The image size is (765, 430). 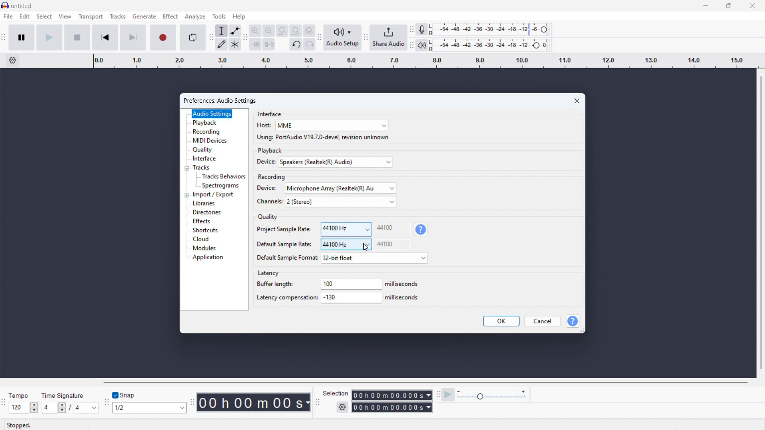 I want to click on close, so click(x=753, y=5).